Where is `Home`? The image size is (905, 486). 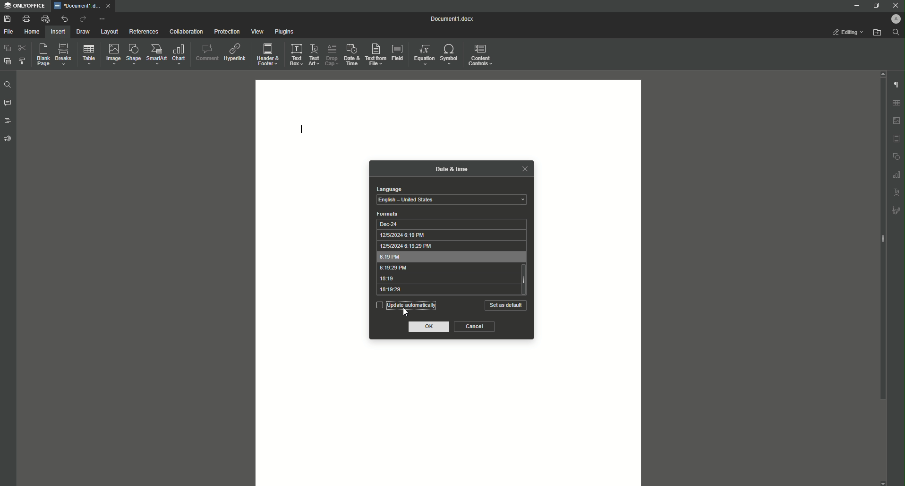 Home is located at coordinates (33, 32).